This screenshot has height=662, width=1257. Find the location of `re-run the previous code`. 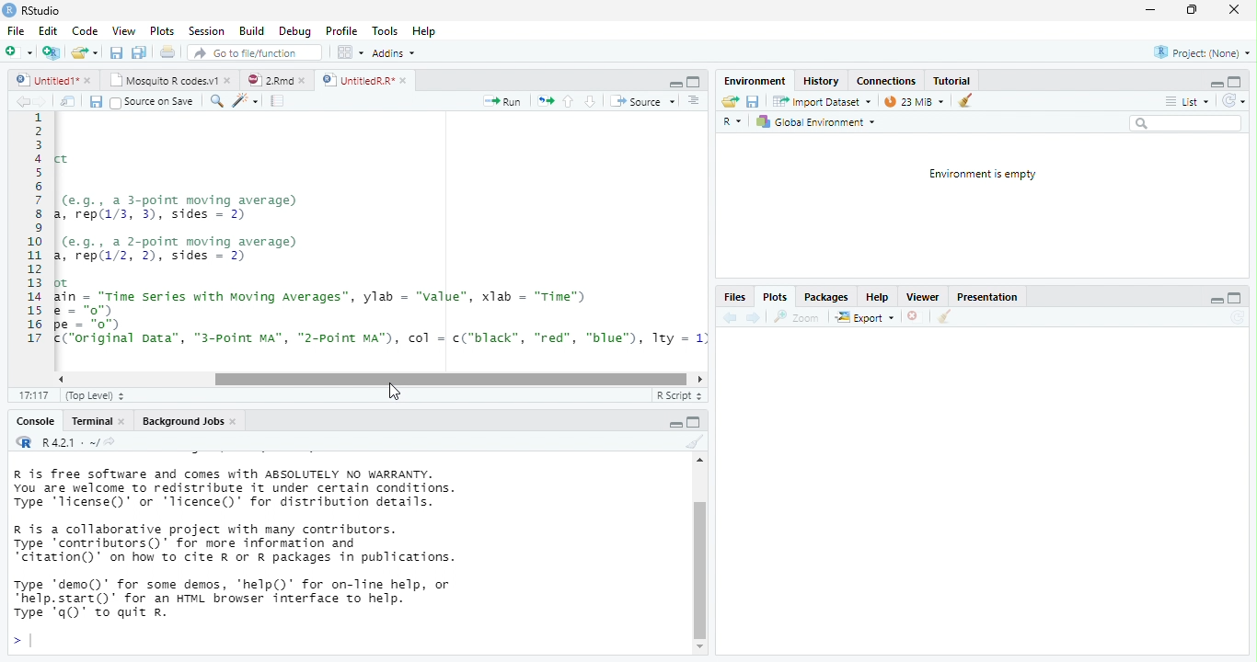

re-run the previous code is located at coordinates (546, 101).